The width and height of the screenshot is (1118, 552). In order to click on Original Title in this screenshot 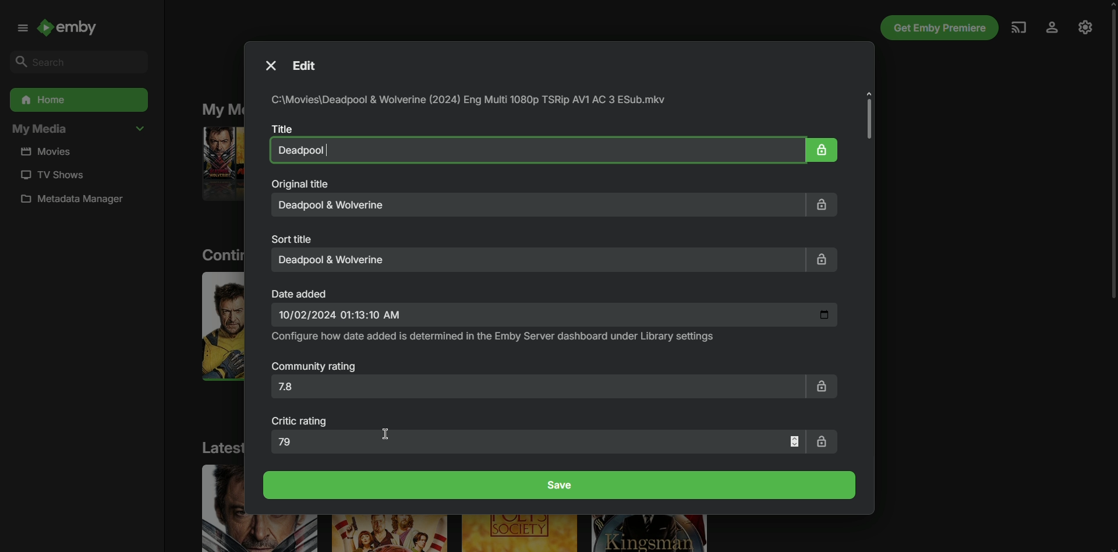, I will do `click(299, 184)`.